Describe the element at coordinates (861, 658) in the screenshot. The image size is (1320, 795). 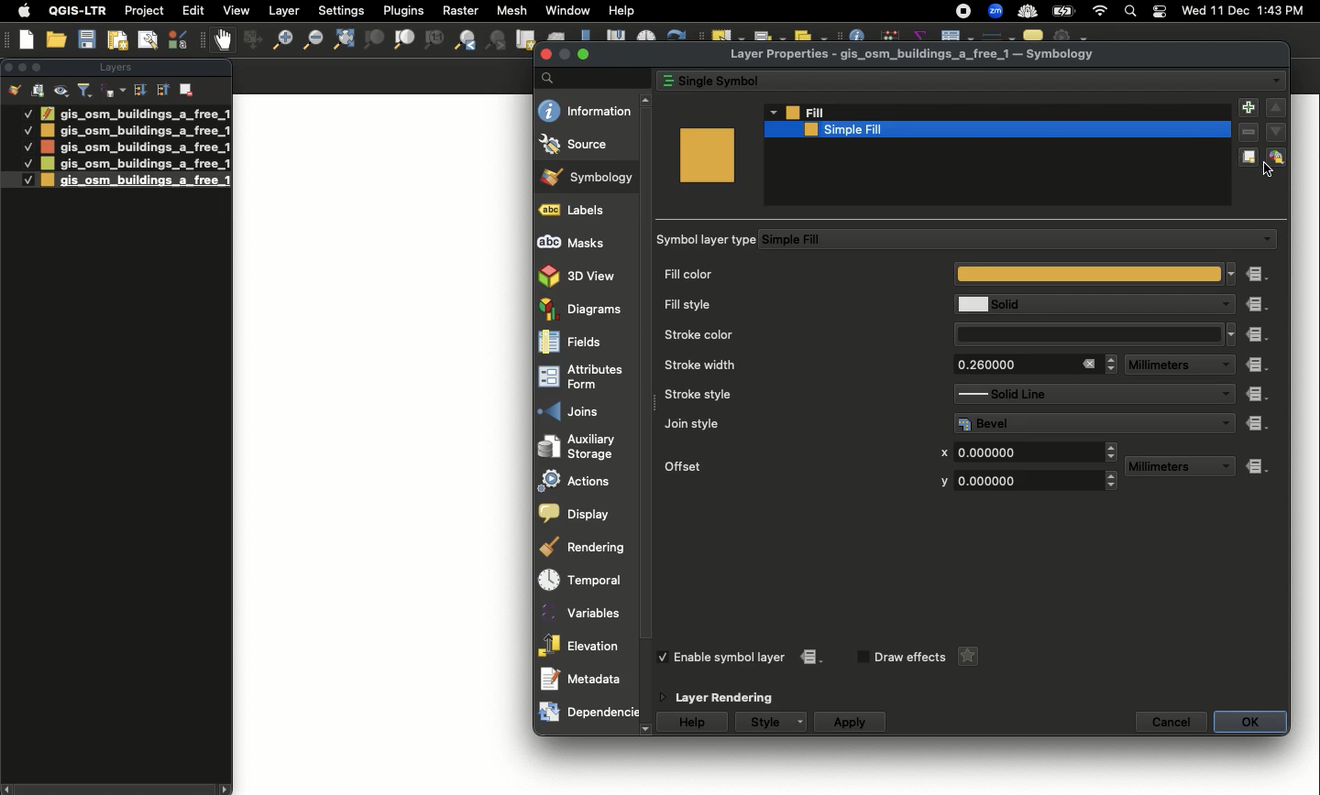
I see `nchecked` at that location.